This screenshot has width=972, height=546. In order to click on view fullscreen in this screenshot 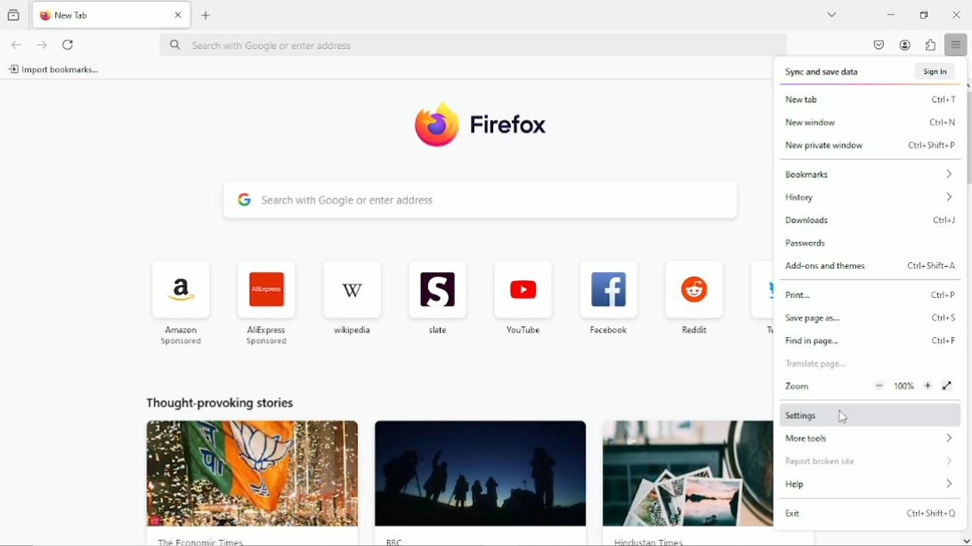, I will do `click(947, 386)`.